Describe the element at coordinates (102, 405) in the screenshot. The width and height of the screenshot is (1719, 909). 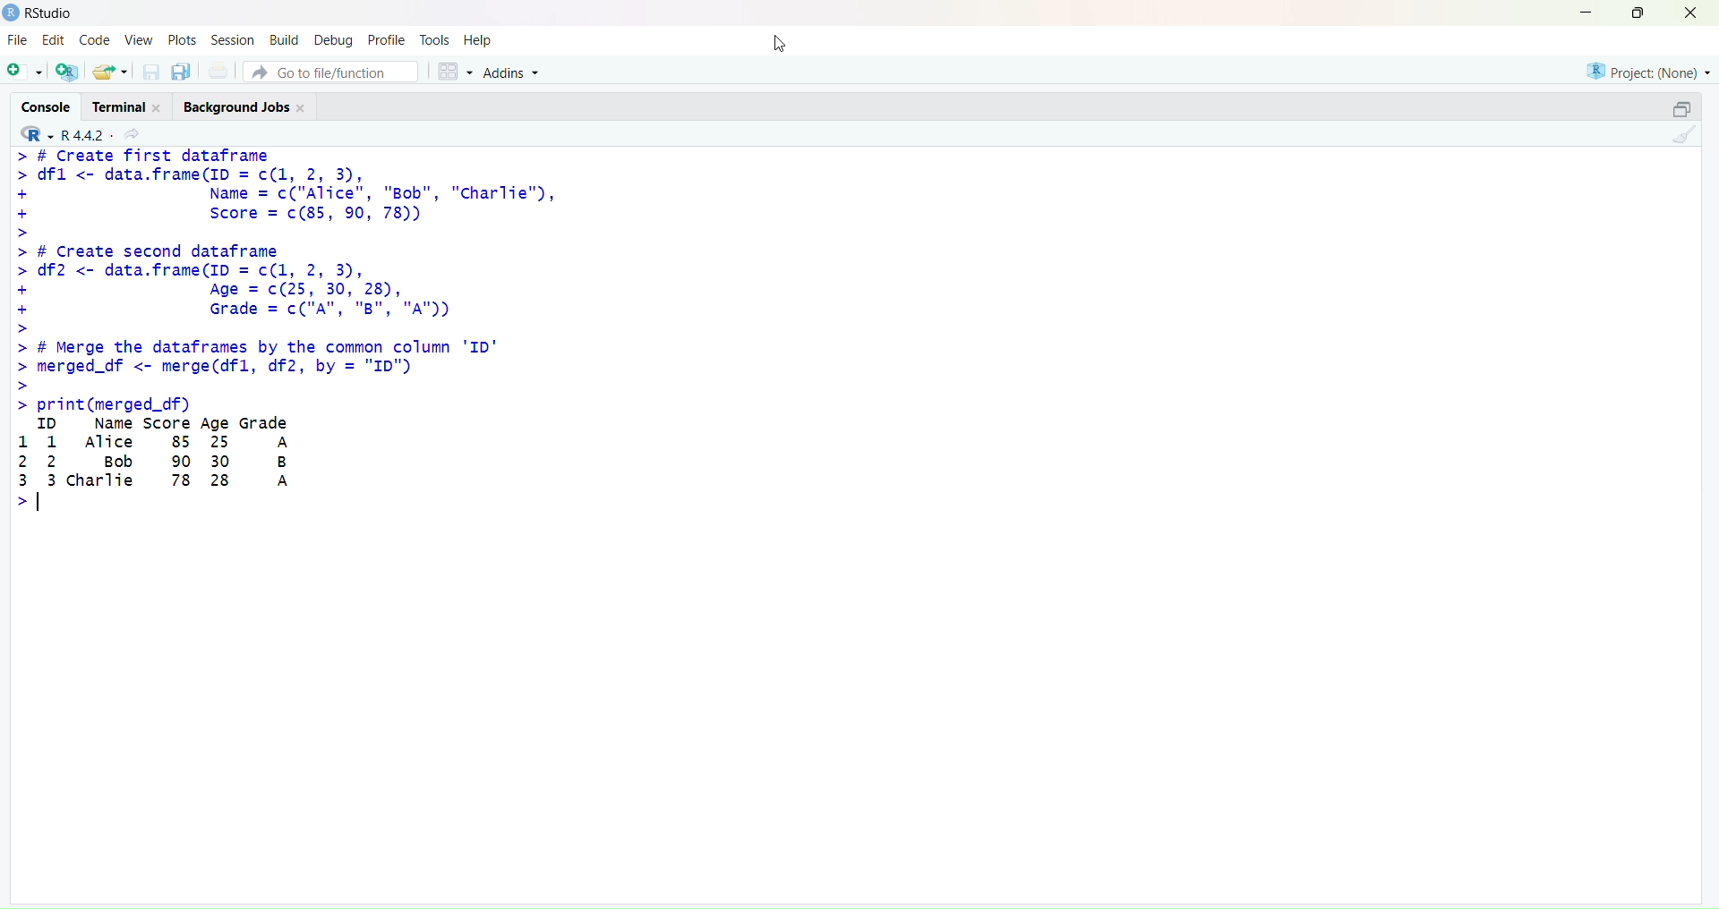
I see ` print(merged_df)` at that location.